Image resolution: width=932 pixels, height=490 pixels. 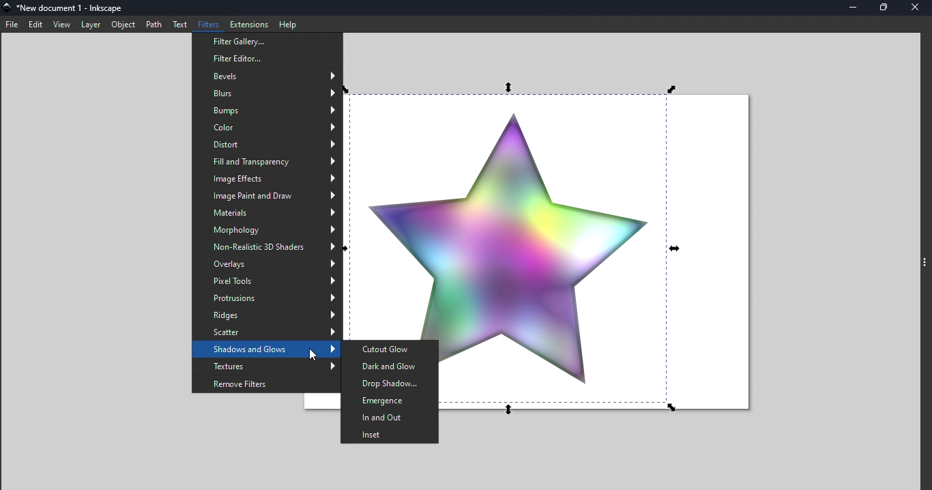 I want to click on Path, so click(x=156, y=25).